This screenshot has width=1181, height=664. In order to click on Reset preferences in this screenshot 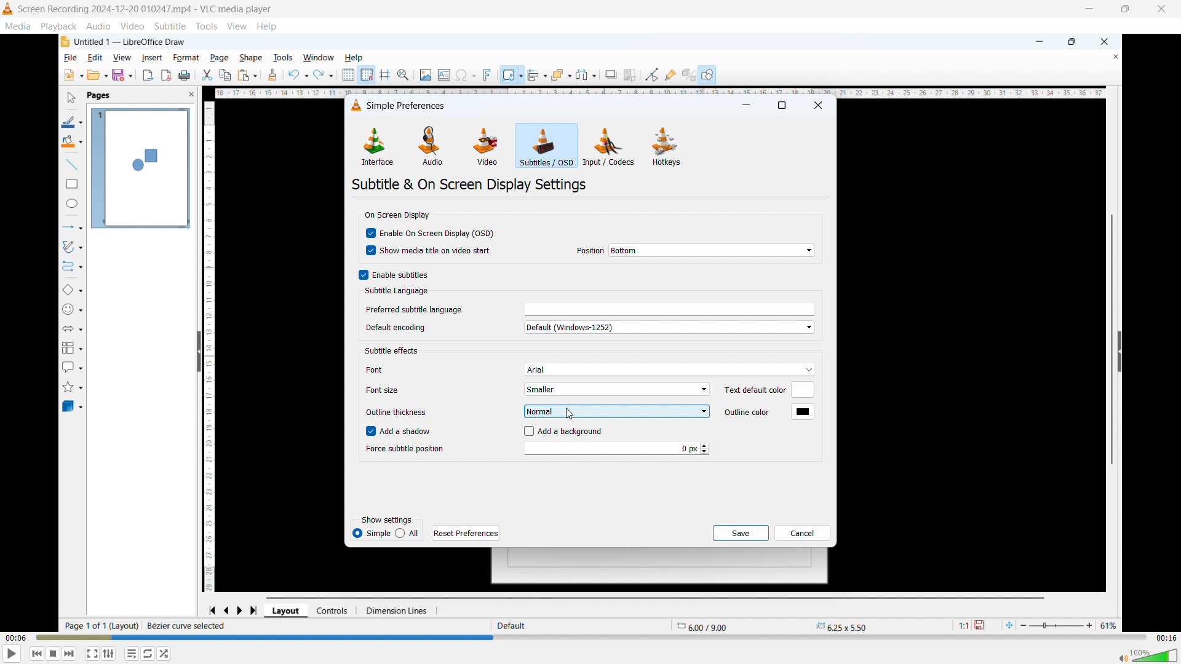, I will do `click(466, 532)`.